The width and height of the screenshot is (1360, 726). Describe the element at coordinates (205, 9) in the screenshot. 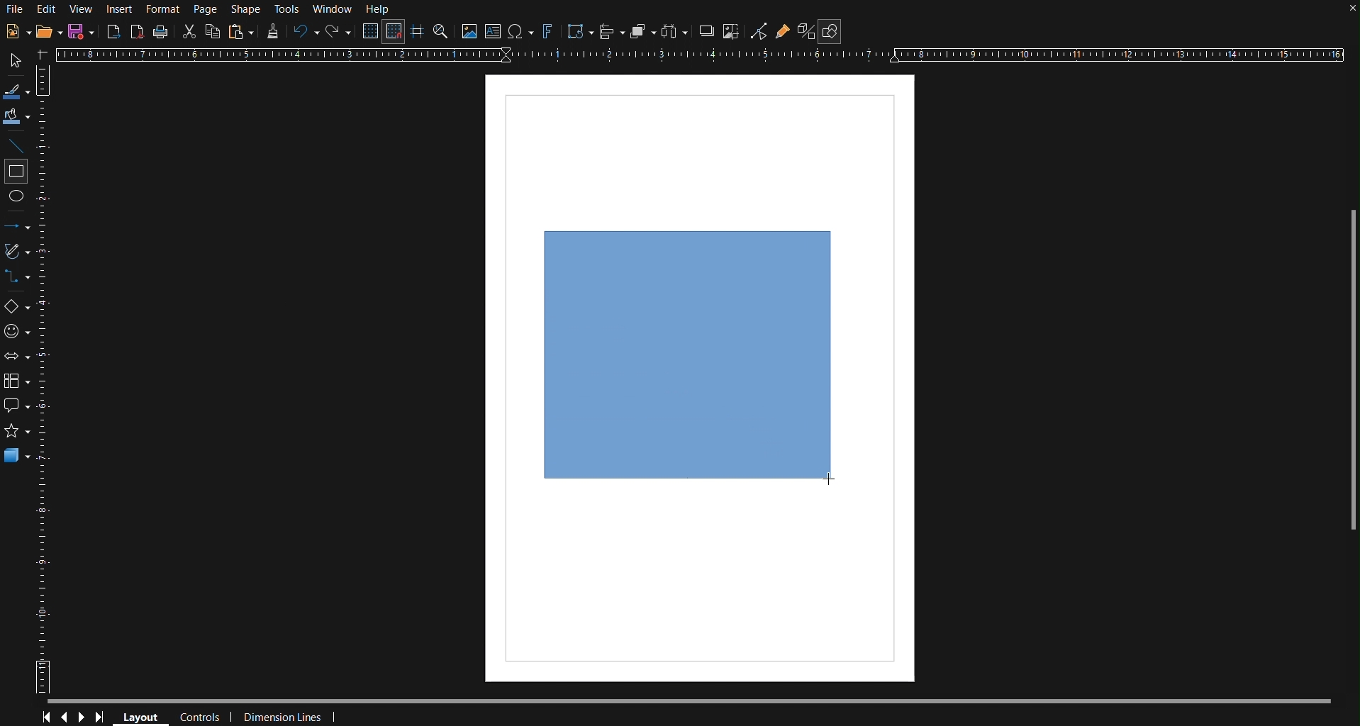

I see `Page` at that location.